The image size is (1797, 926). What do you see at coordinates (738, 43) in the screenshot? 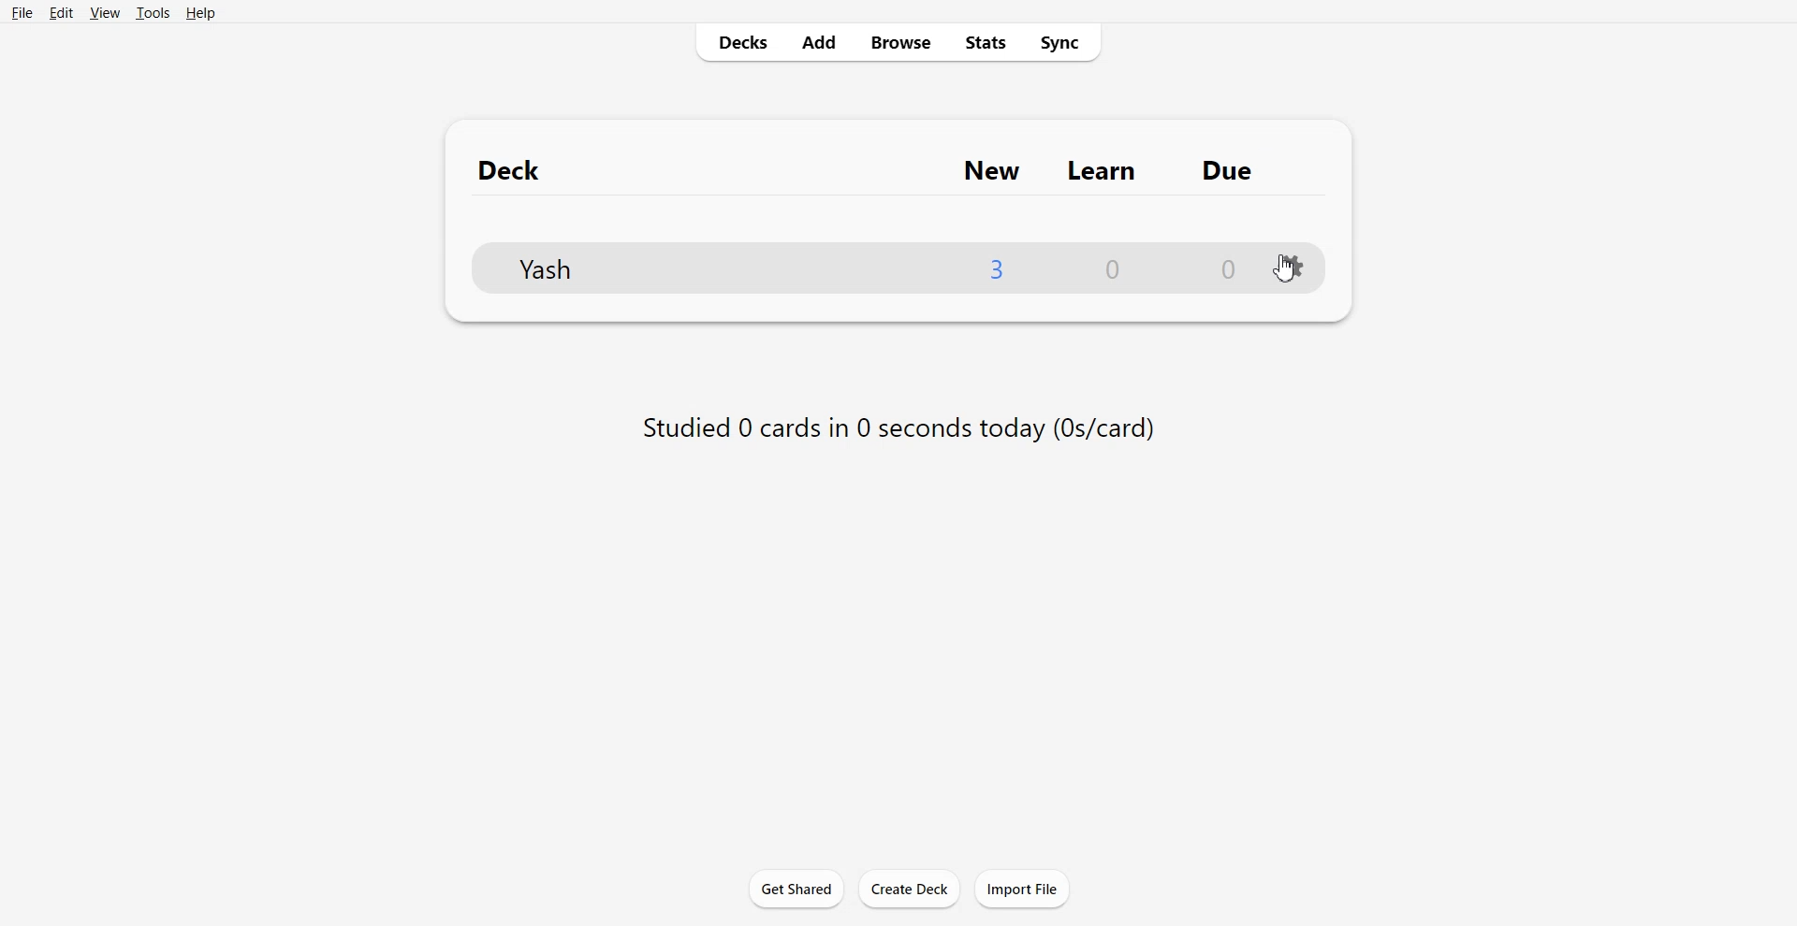
I see `Decks` at bounding box center [738, 43].